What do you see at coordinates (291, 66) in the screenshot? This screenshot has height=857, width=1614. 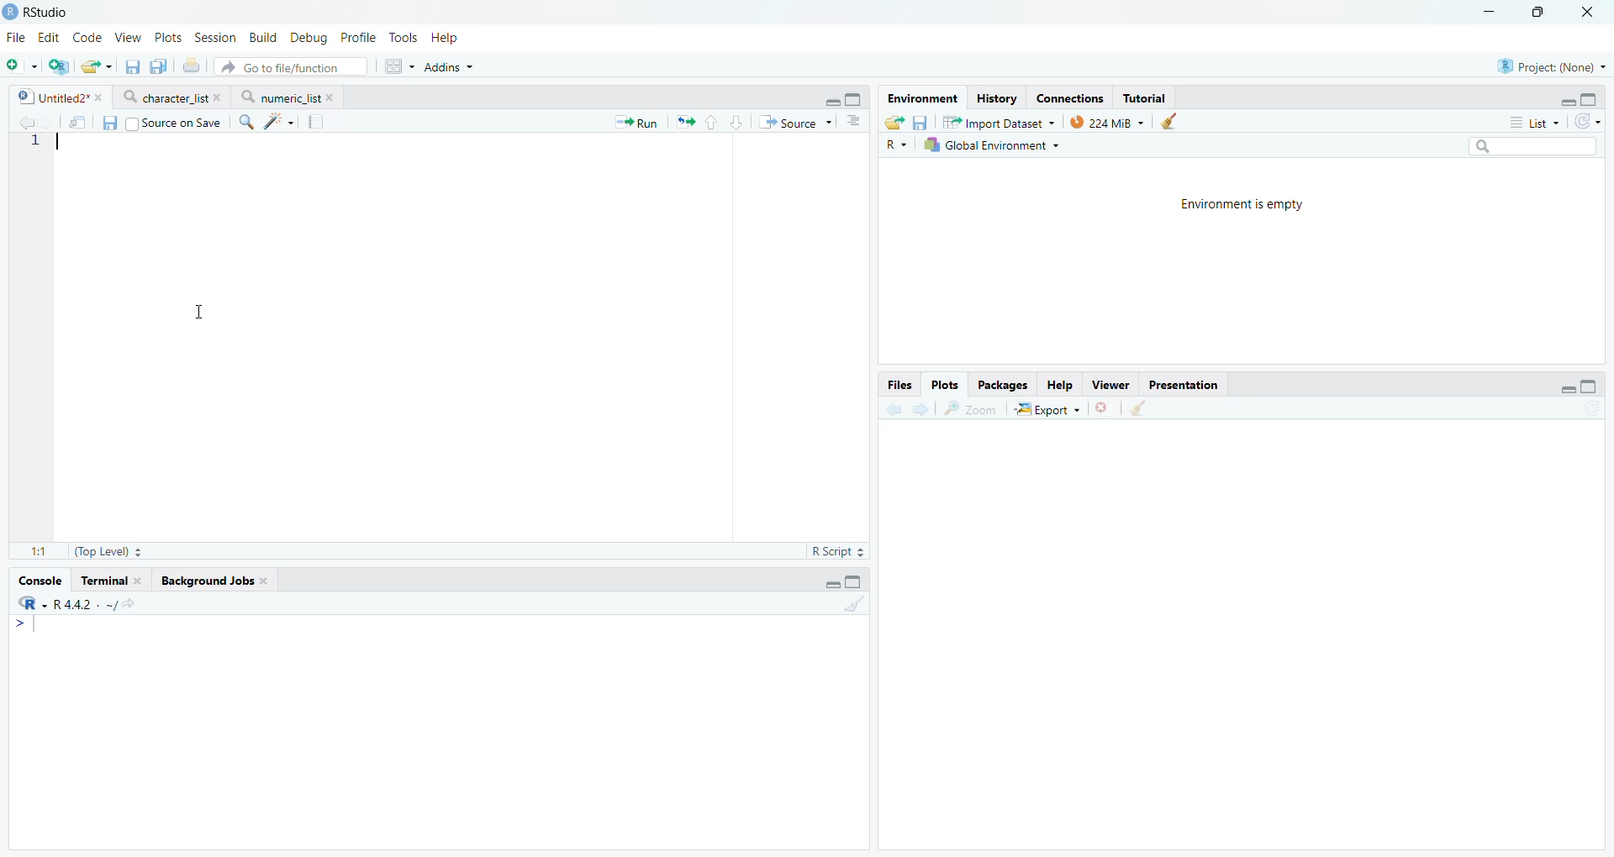 I see `Go to file/function` at bounding box center [291, 66].